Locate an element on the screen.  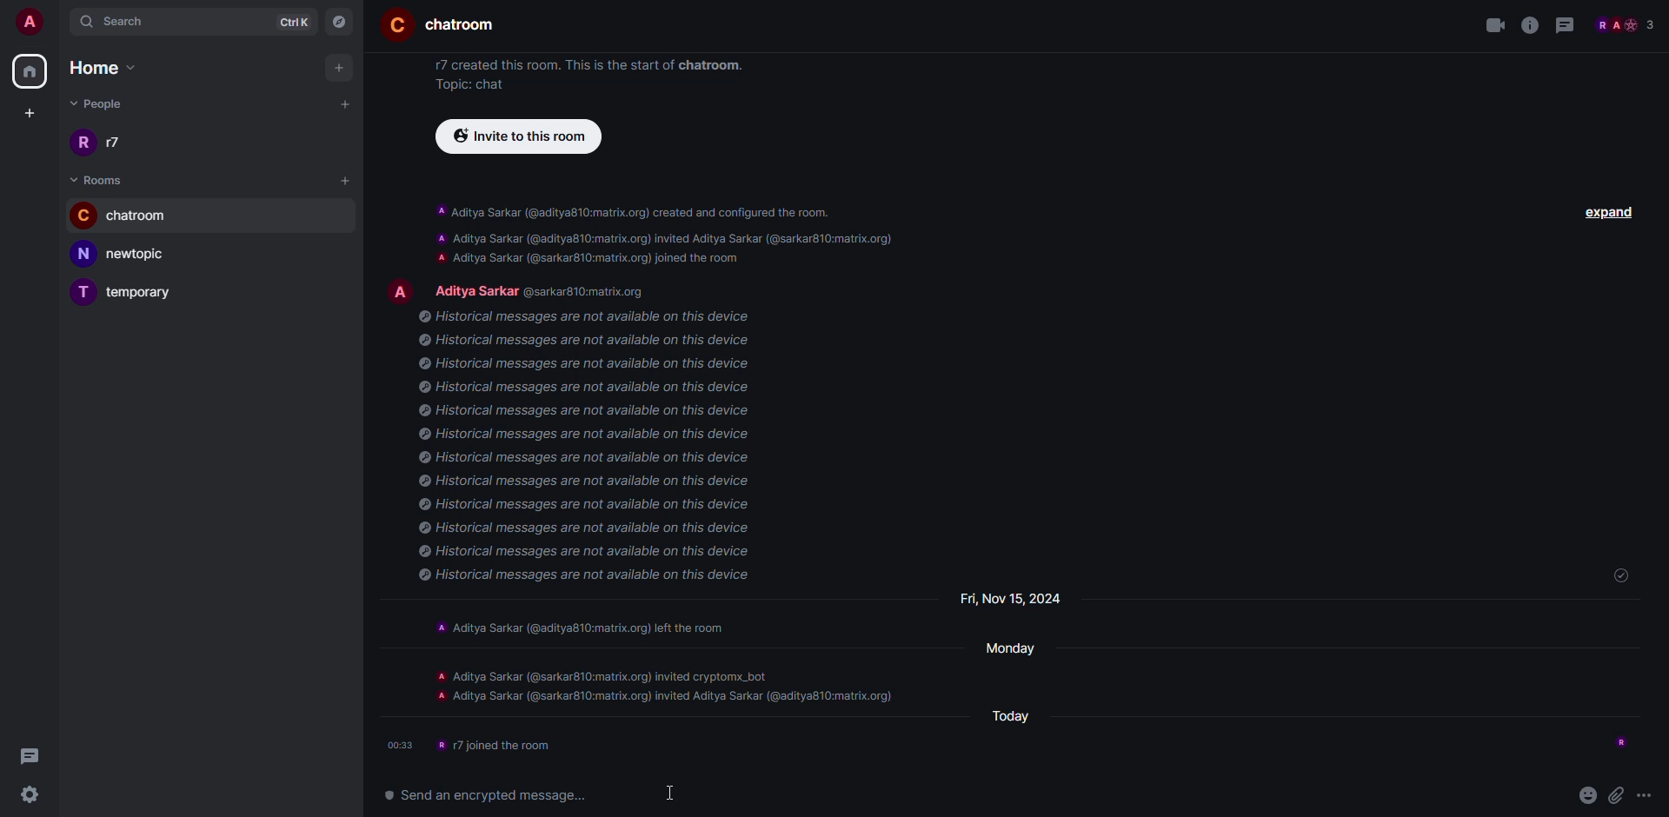
home is located at coordinates (112, 70).